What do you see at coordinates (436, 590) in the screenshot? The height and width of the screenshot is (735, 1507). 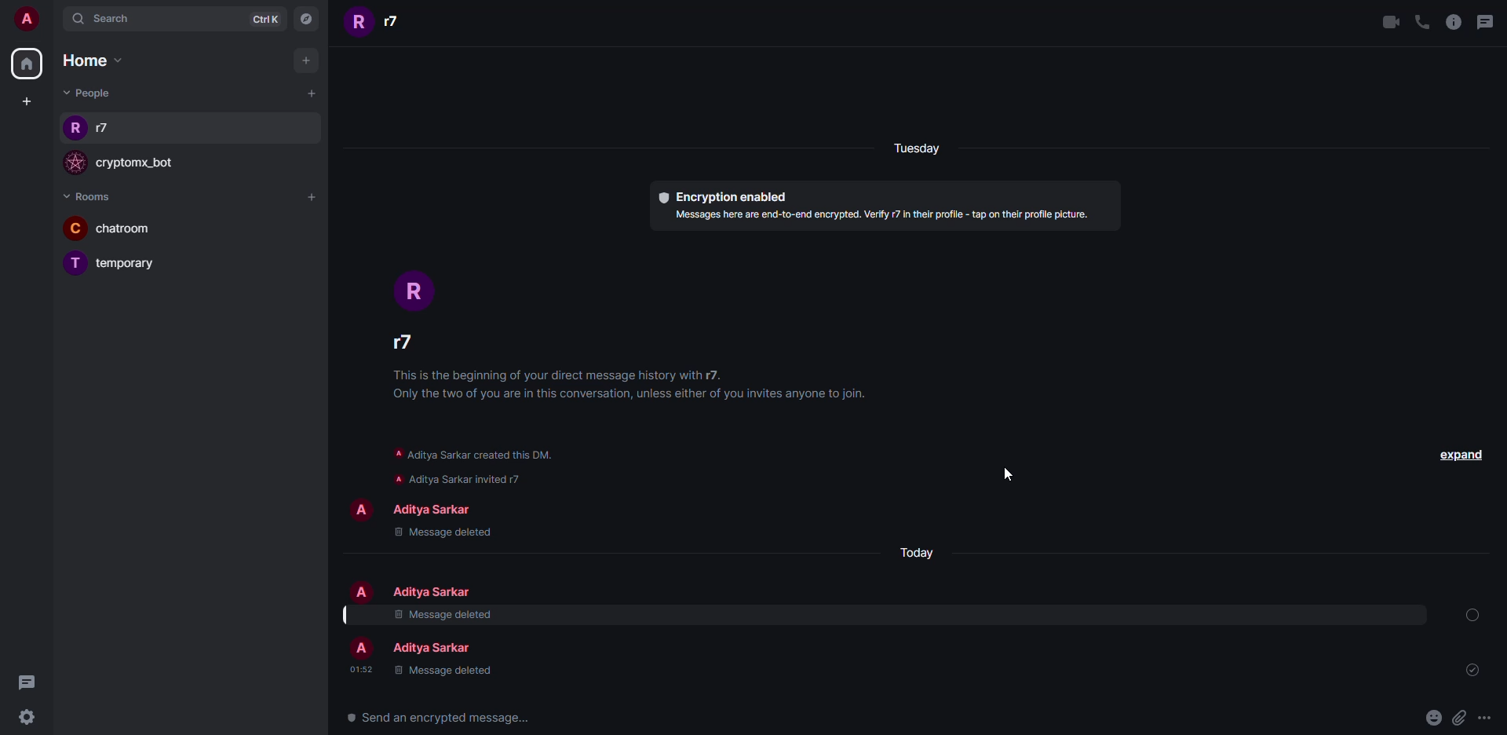 I see `people` at bounding box center [436, 590].